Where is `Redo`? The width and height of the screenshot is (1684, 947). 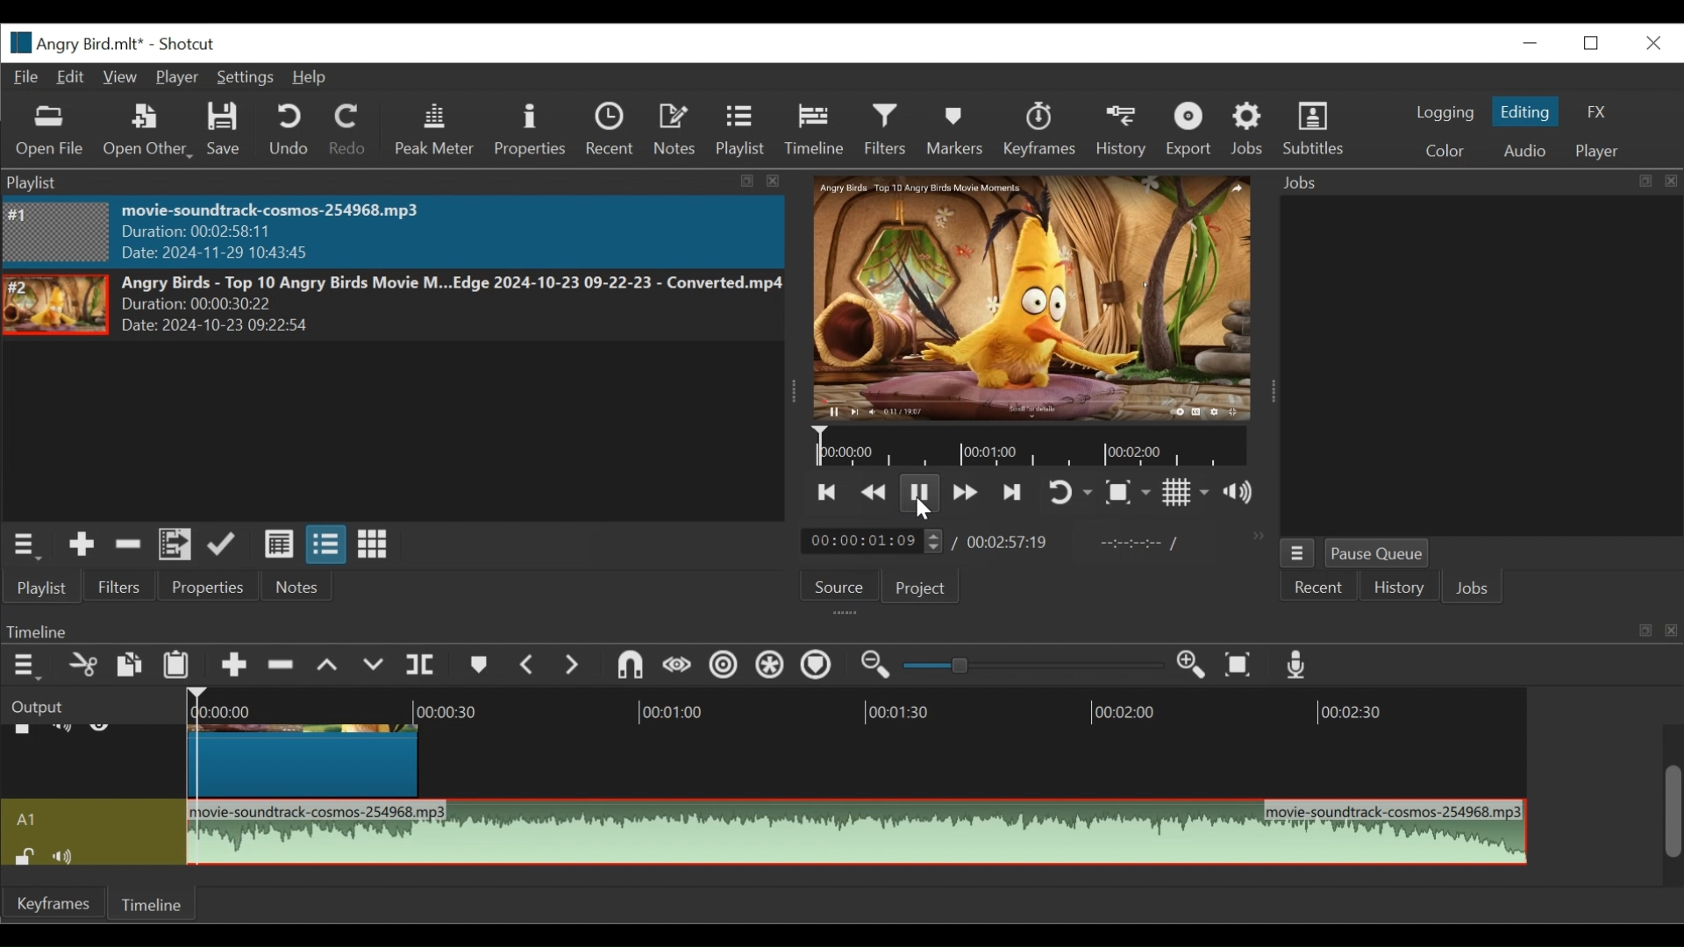 Redo is located at coordinates (350, 130).